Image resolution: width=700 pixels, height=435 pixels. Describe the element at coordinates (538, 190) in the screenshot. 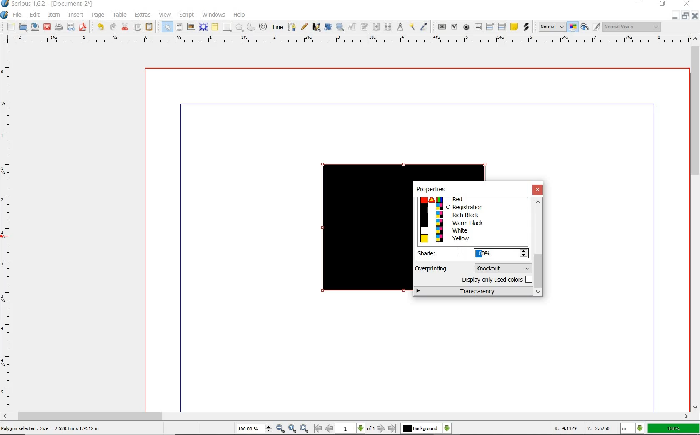

I see `close` at that location.